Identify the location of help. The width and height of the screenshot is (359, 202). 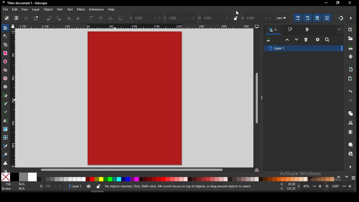
(112, 9).